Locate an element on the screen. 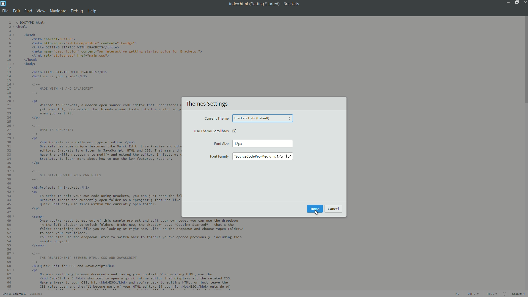 The image size is (528, 297). font size is located at coordinates (221, 144).